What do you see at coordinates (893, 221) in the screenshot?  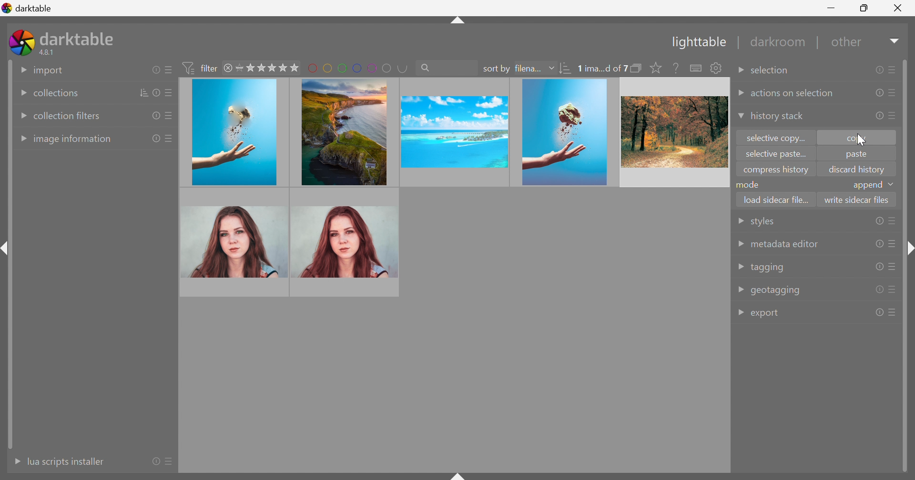 I see `presets` at bounding box center [893, 221].